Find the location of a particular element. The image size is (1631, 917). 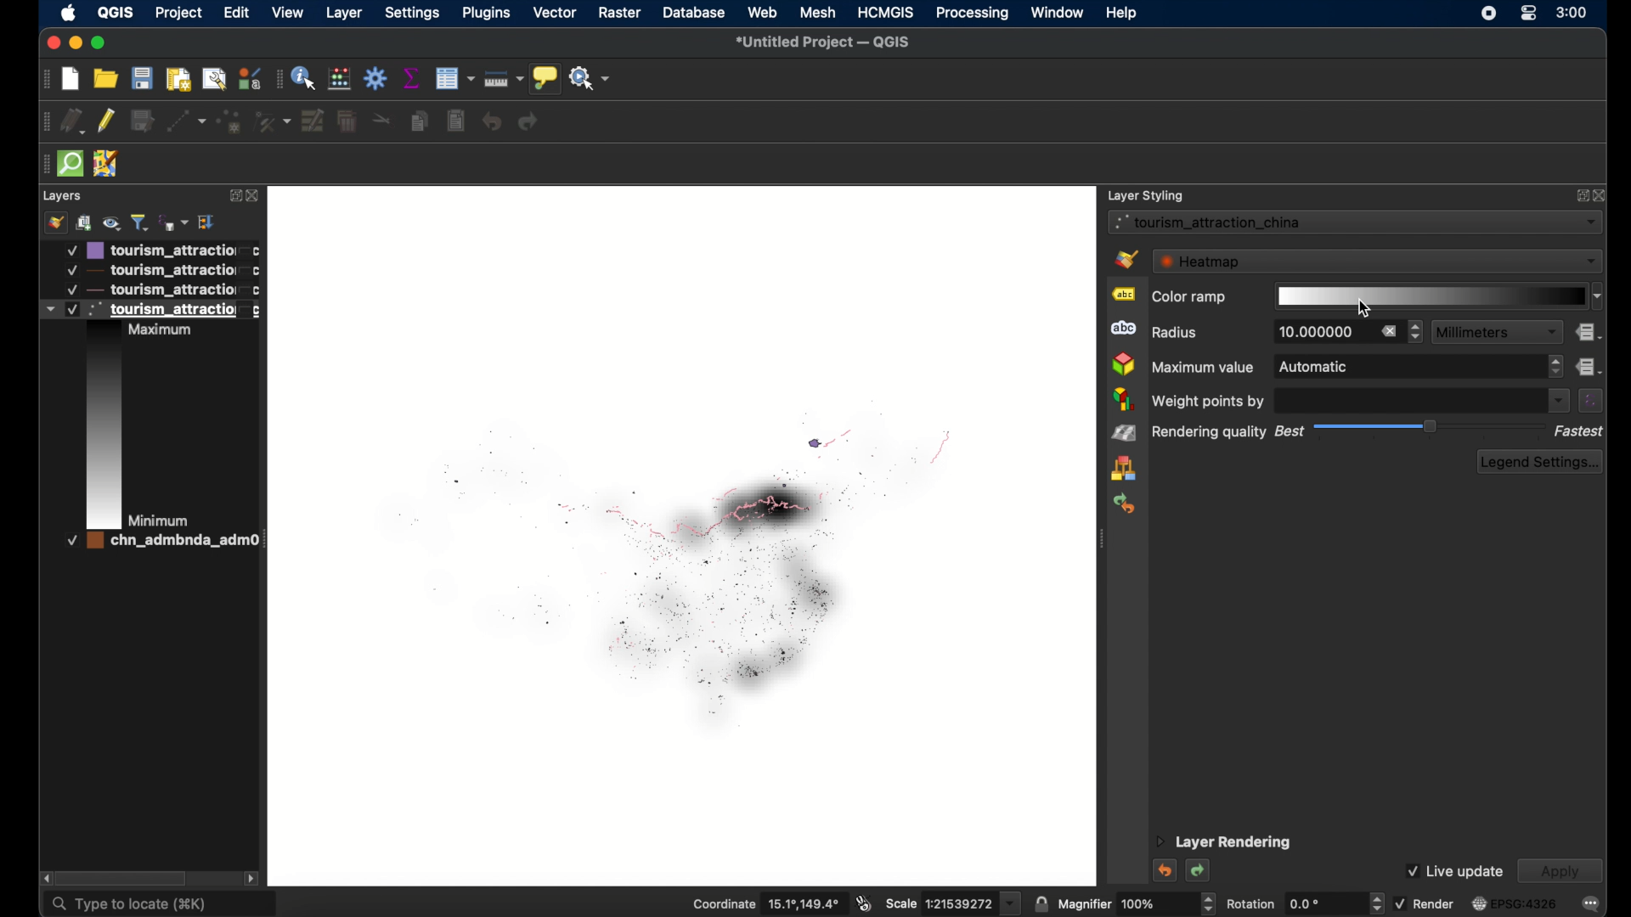

control center is located at coordinates (1528, 13).